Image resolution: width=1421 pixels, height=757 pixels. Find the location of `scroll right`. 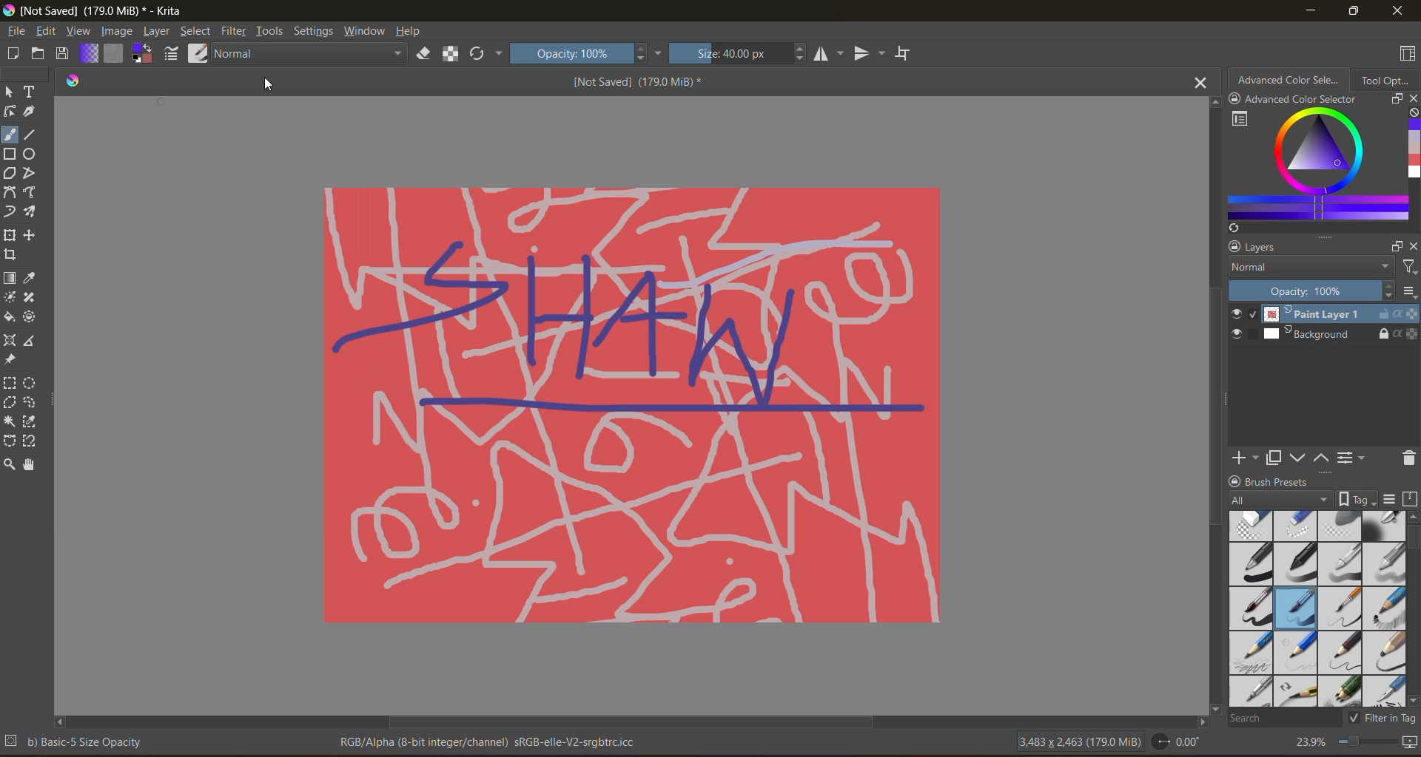

scroll right is located at coordinates (1198, 718).